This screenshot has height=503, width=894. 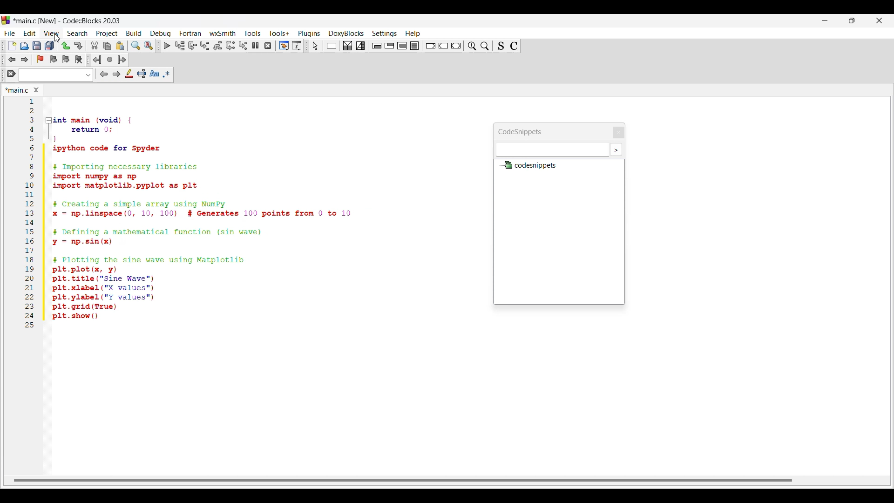 I want to click on Step into, so click(x=205, y=46).